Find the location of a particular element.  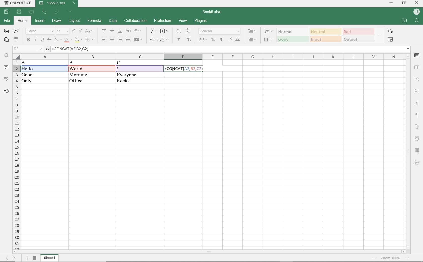

ALIGN LEFT is located at coordinates (104, 39).